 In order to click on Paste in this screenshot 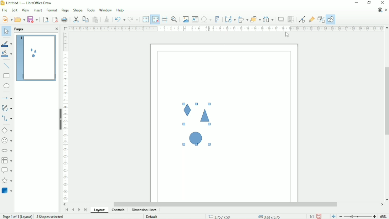, I will do `click(95, 19)`.